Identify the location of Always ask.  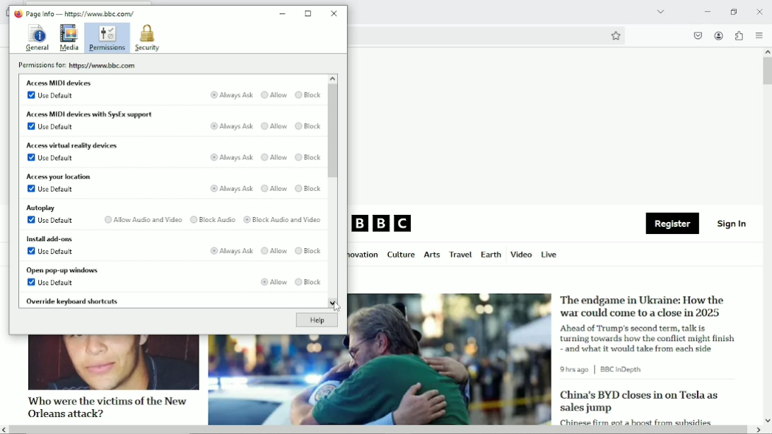
(232, 94).